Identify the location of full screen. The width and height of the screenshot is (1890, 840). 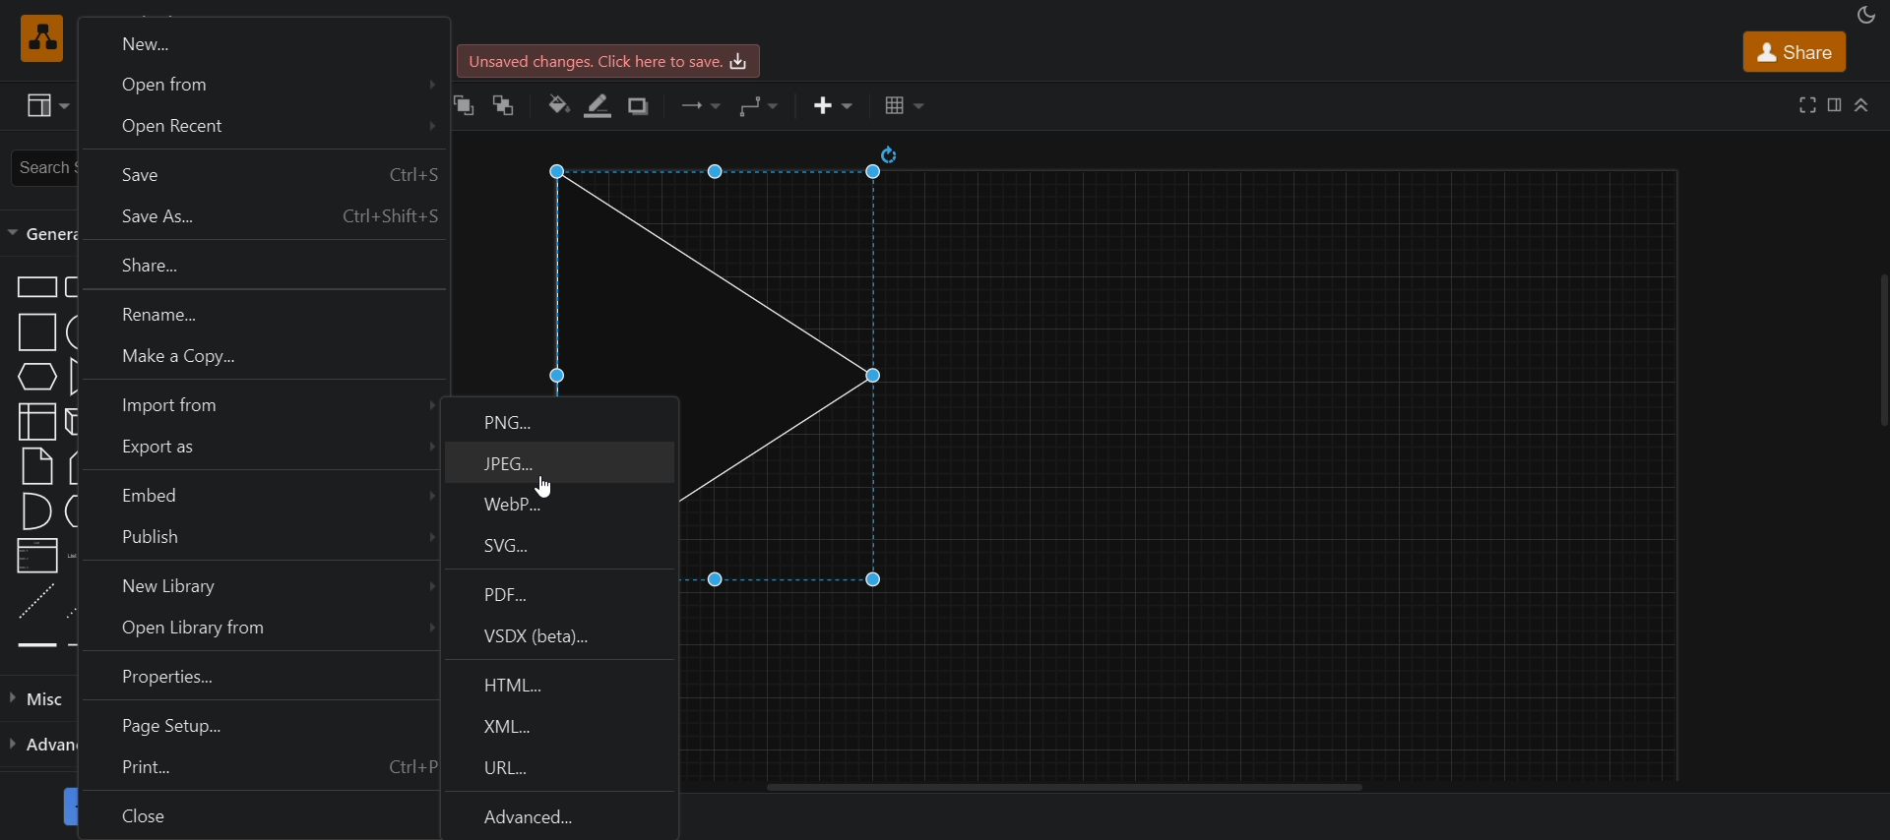
(1804, 105).